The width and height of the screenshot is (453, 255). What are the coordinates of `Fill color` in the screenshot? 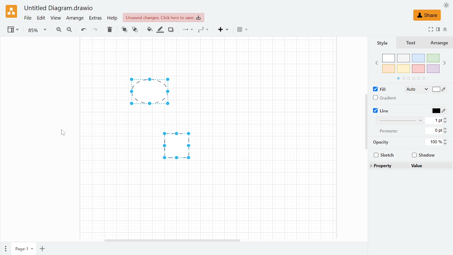 It's located at (440, 90).